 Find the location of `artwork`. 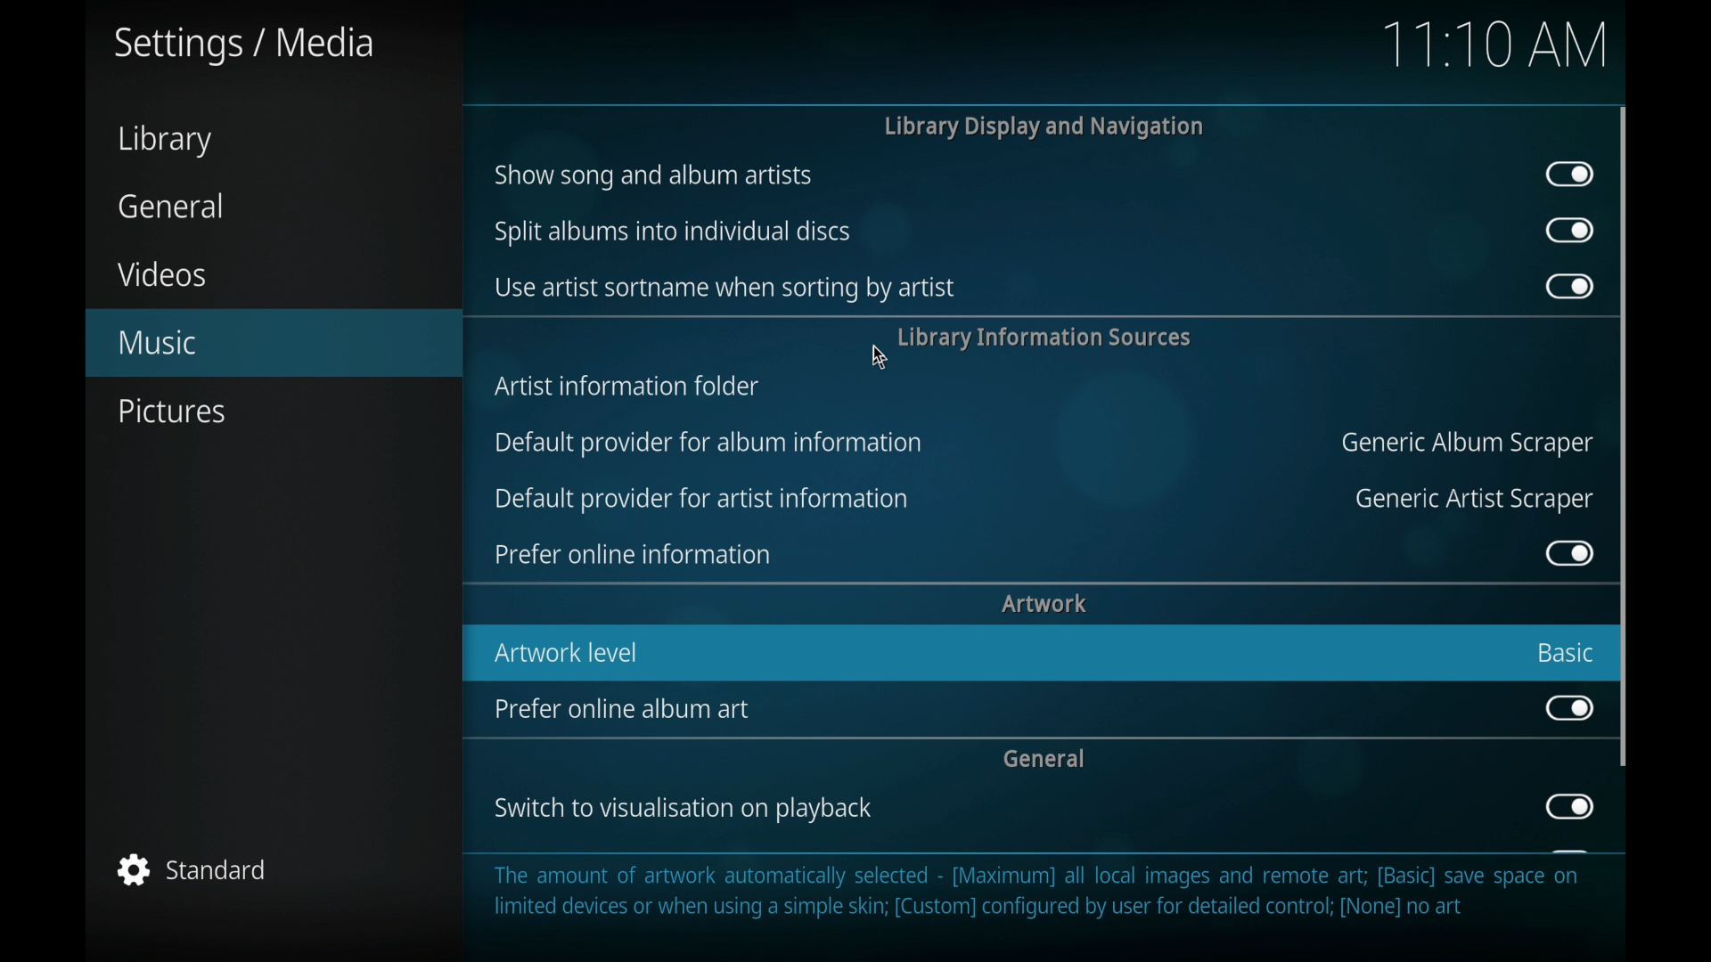

artwork is located at coordinates (1044, 603).